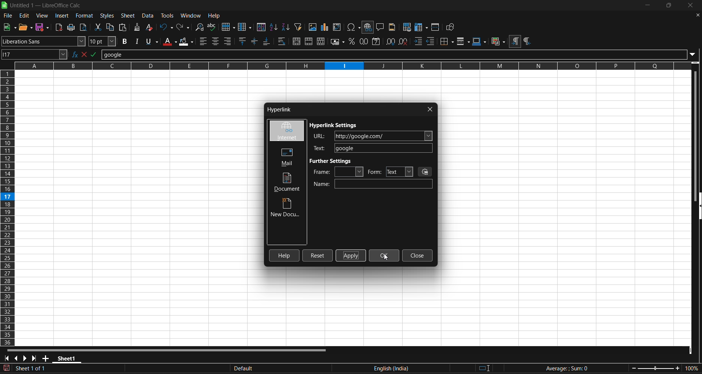 This screenshot has height=374, width=702. Describe the element at coordinates (34, 359) in the screenshot. I see `scroll to last sheet ` at that location.